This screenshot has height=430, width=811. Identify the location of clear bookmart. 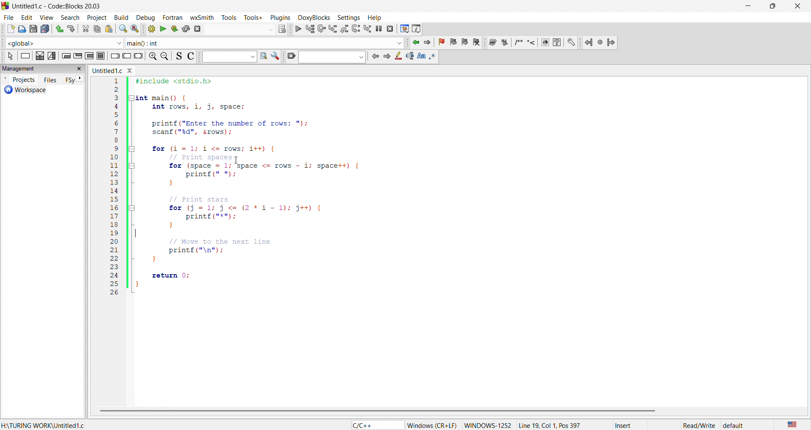
(478, 43).